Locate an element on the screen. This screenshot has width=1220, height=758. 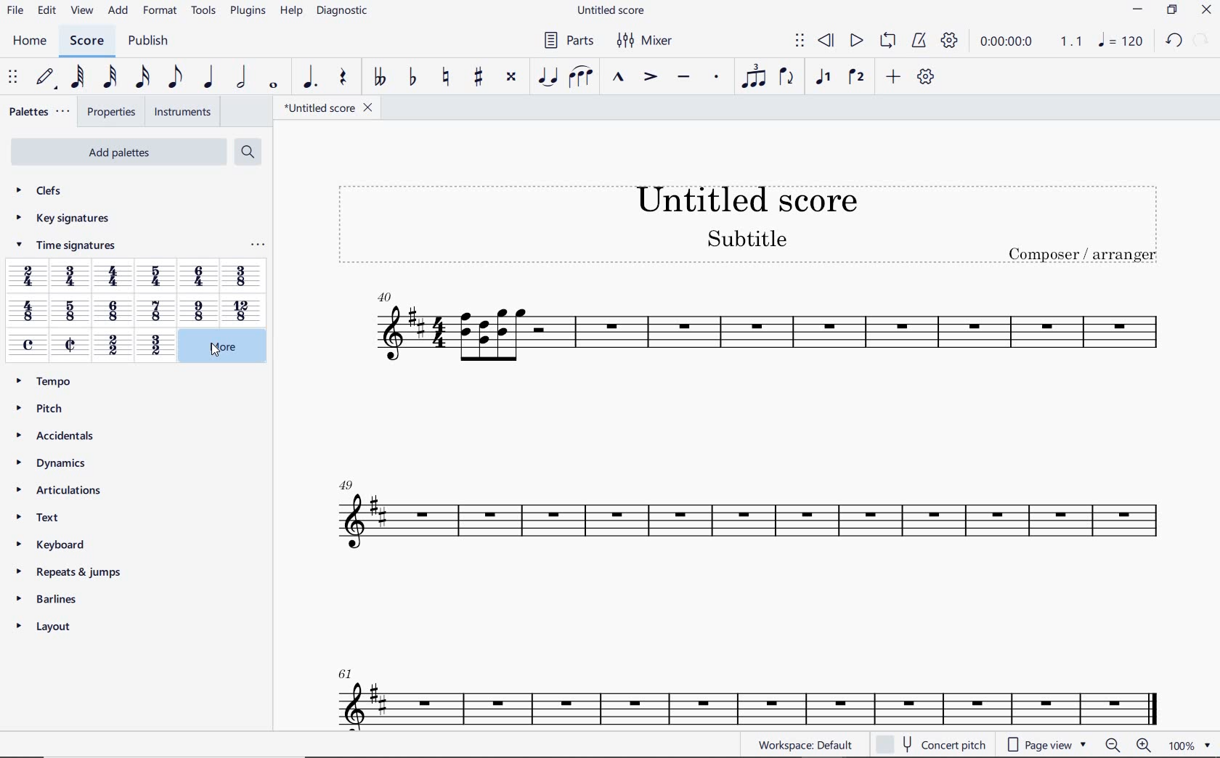
TOOLS is located at coordinates (201, 11).